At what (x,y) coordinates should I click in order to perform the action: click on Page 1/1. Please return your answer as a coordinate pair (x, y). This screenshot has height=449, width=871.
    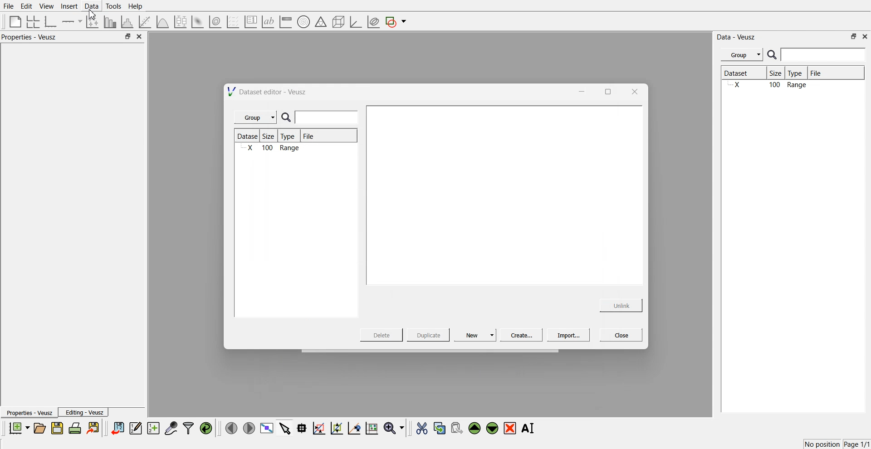
    Looking at the image, I should click on (857, 444).